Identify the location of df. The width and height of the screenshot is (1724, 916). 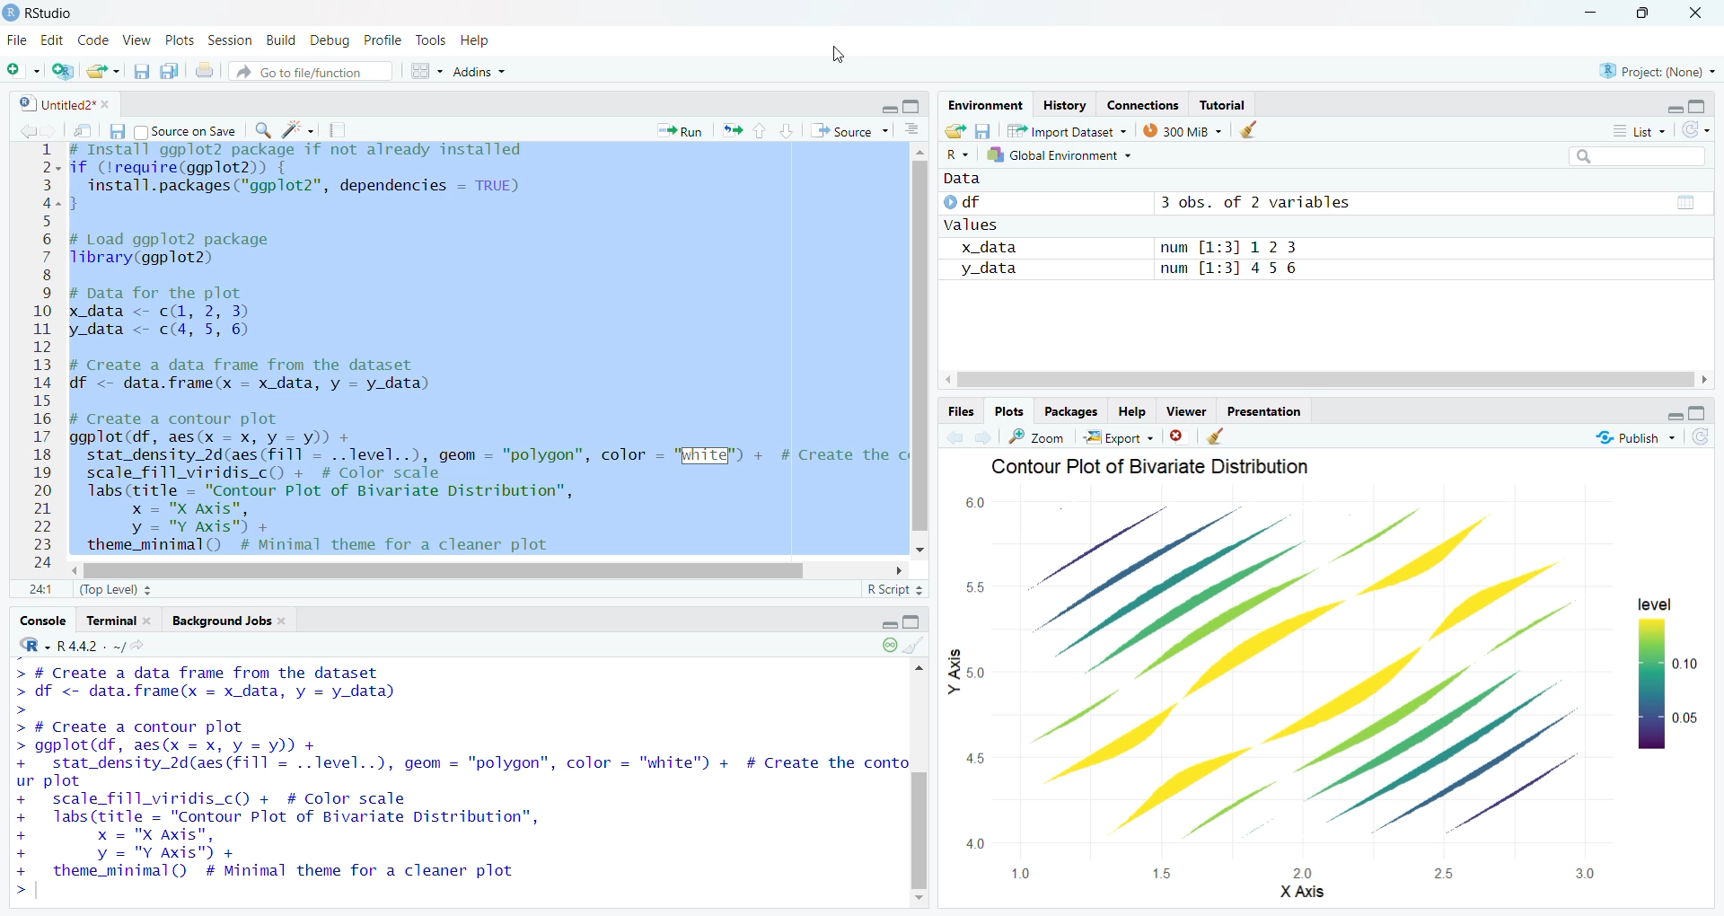
(967, 202).